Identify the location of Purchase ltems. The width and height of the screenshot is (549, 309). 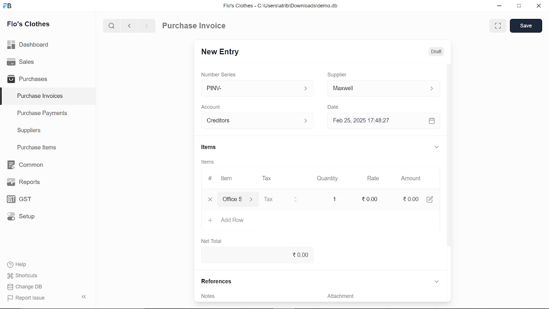
(36, 148).